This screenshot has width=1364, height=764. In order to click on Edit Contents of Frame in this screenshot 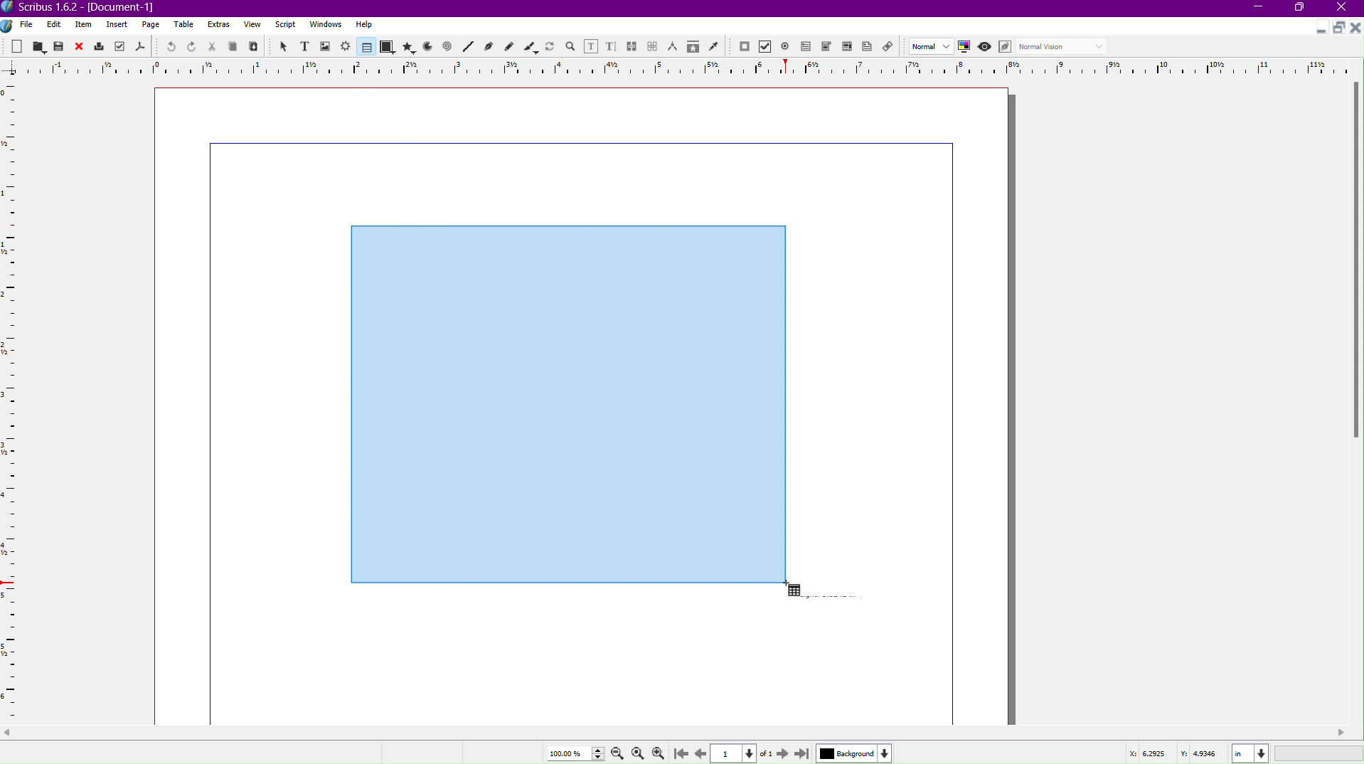, I will do `click(592, 46)`.